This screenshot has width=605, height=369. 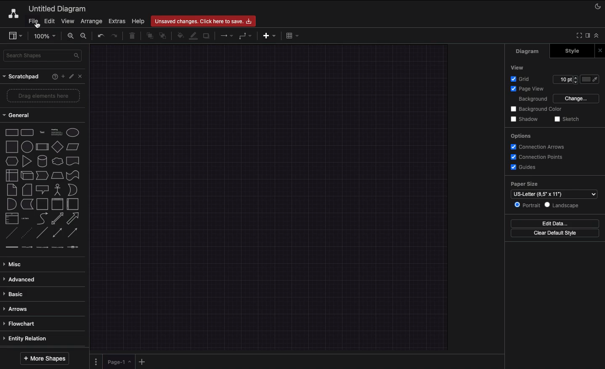 I want to click on Callout, so click(x=43, y=190).